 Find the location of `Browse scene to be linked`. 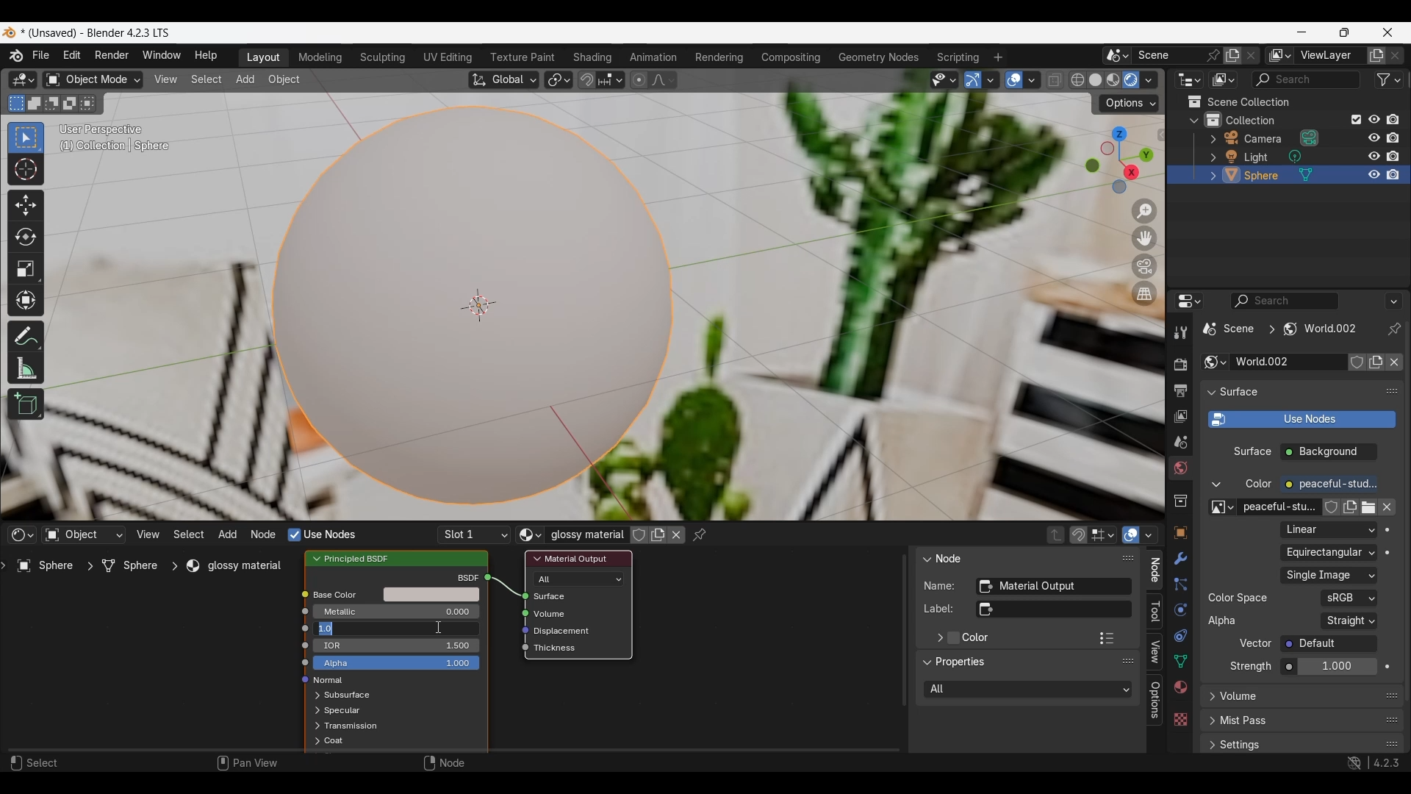

Browse scene to be linked is located at coordinates (1117, 56).